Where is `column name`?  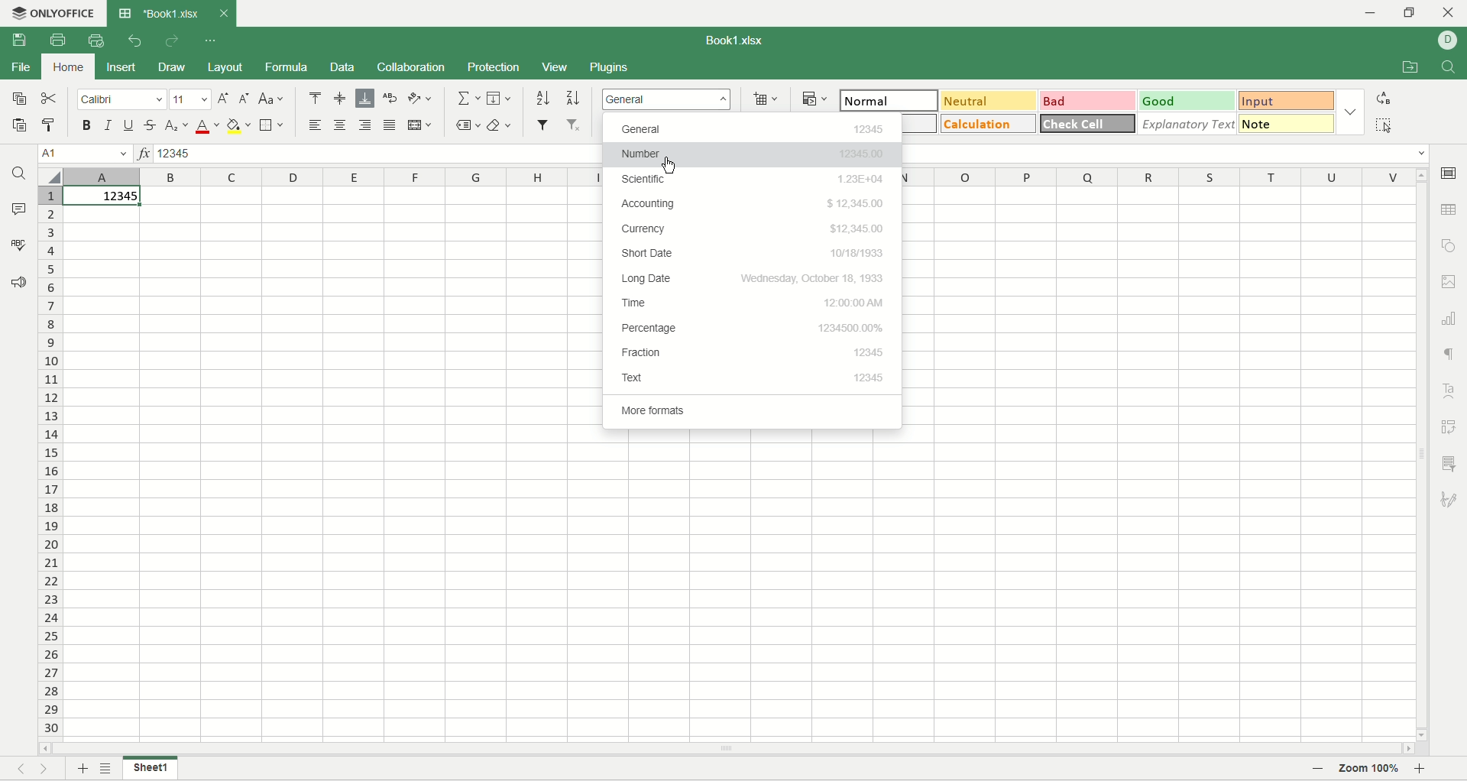
column name is located at coordinates (1153, 177).